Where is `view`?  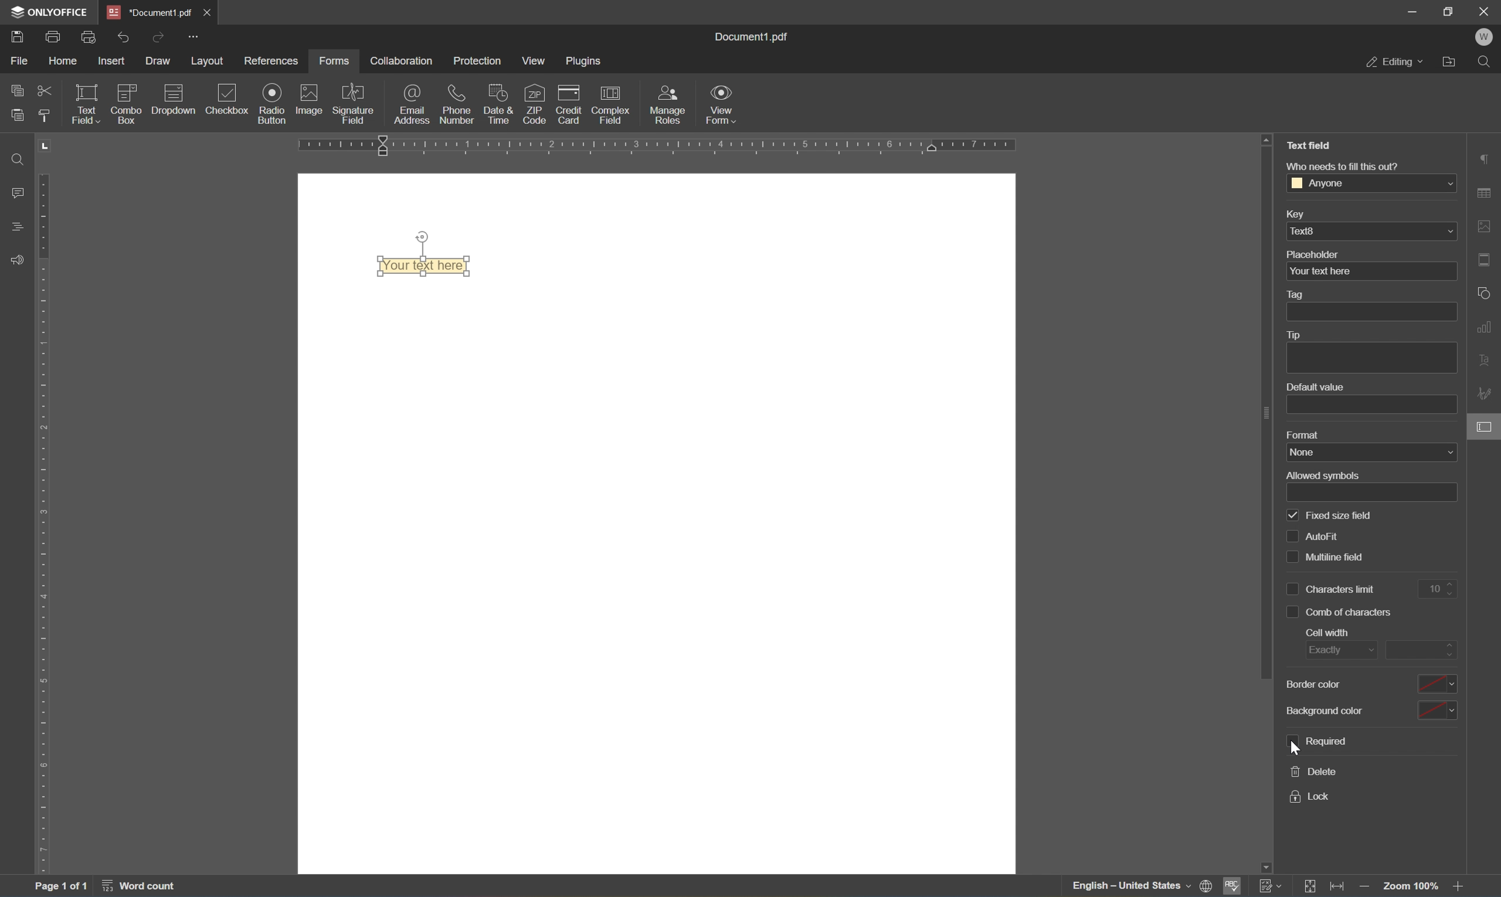 view is located at coordinates (533, 63).